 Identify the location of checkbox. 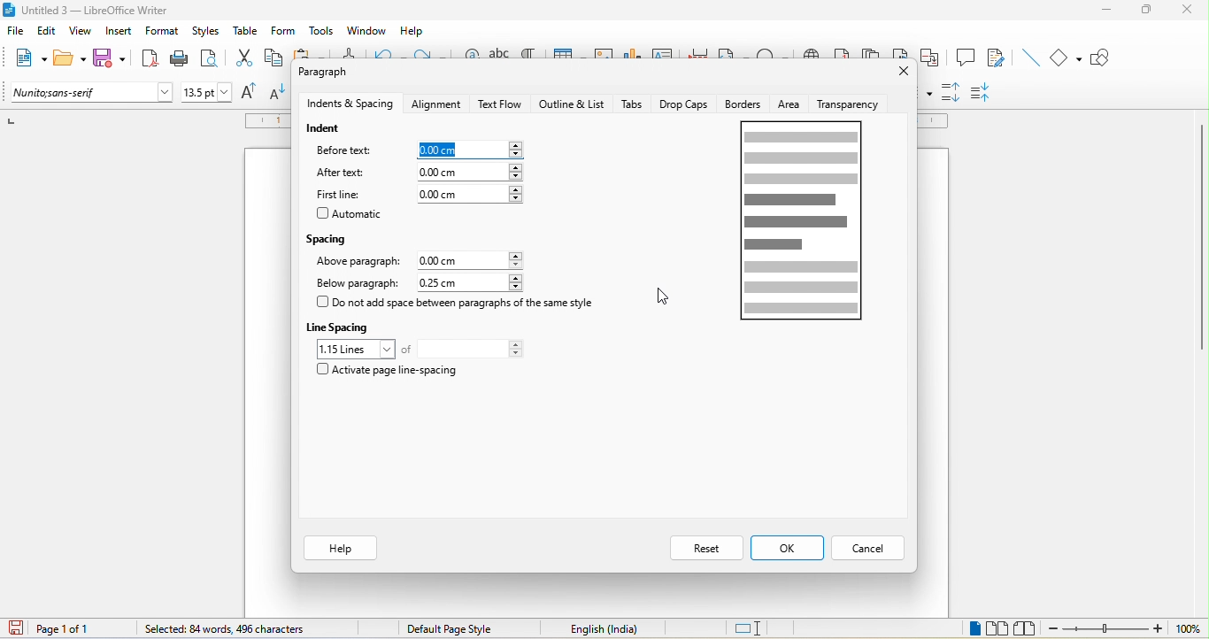
(322, 369).